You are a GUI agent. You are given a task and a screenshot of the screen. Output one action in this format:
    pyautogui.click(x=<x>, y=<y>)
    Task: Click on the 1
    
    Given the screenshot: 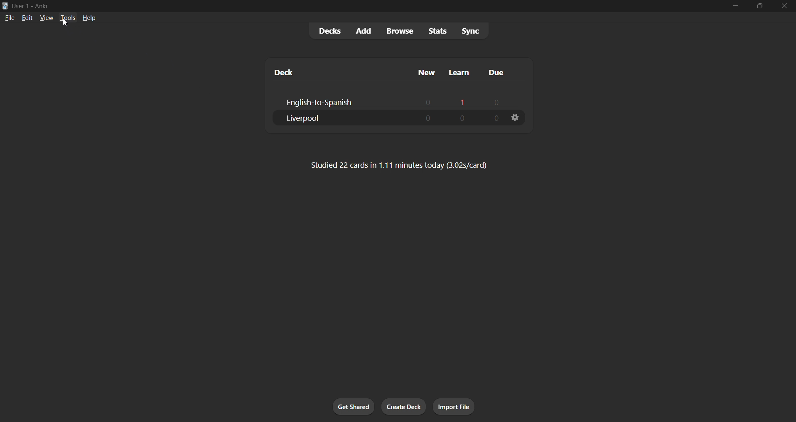 What is the action you would take?
    pyautogui.click(x=462, y=101)
    